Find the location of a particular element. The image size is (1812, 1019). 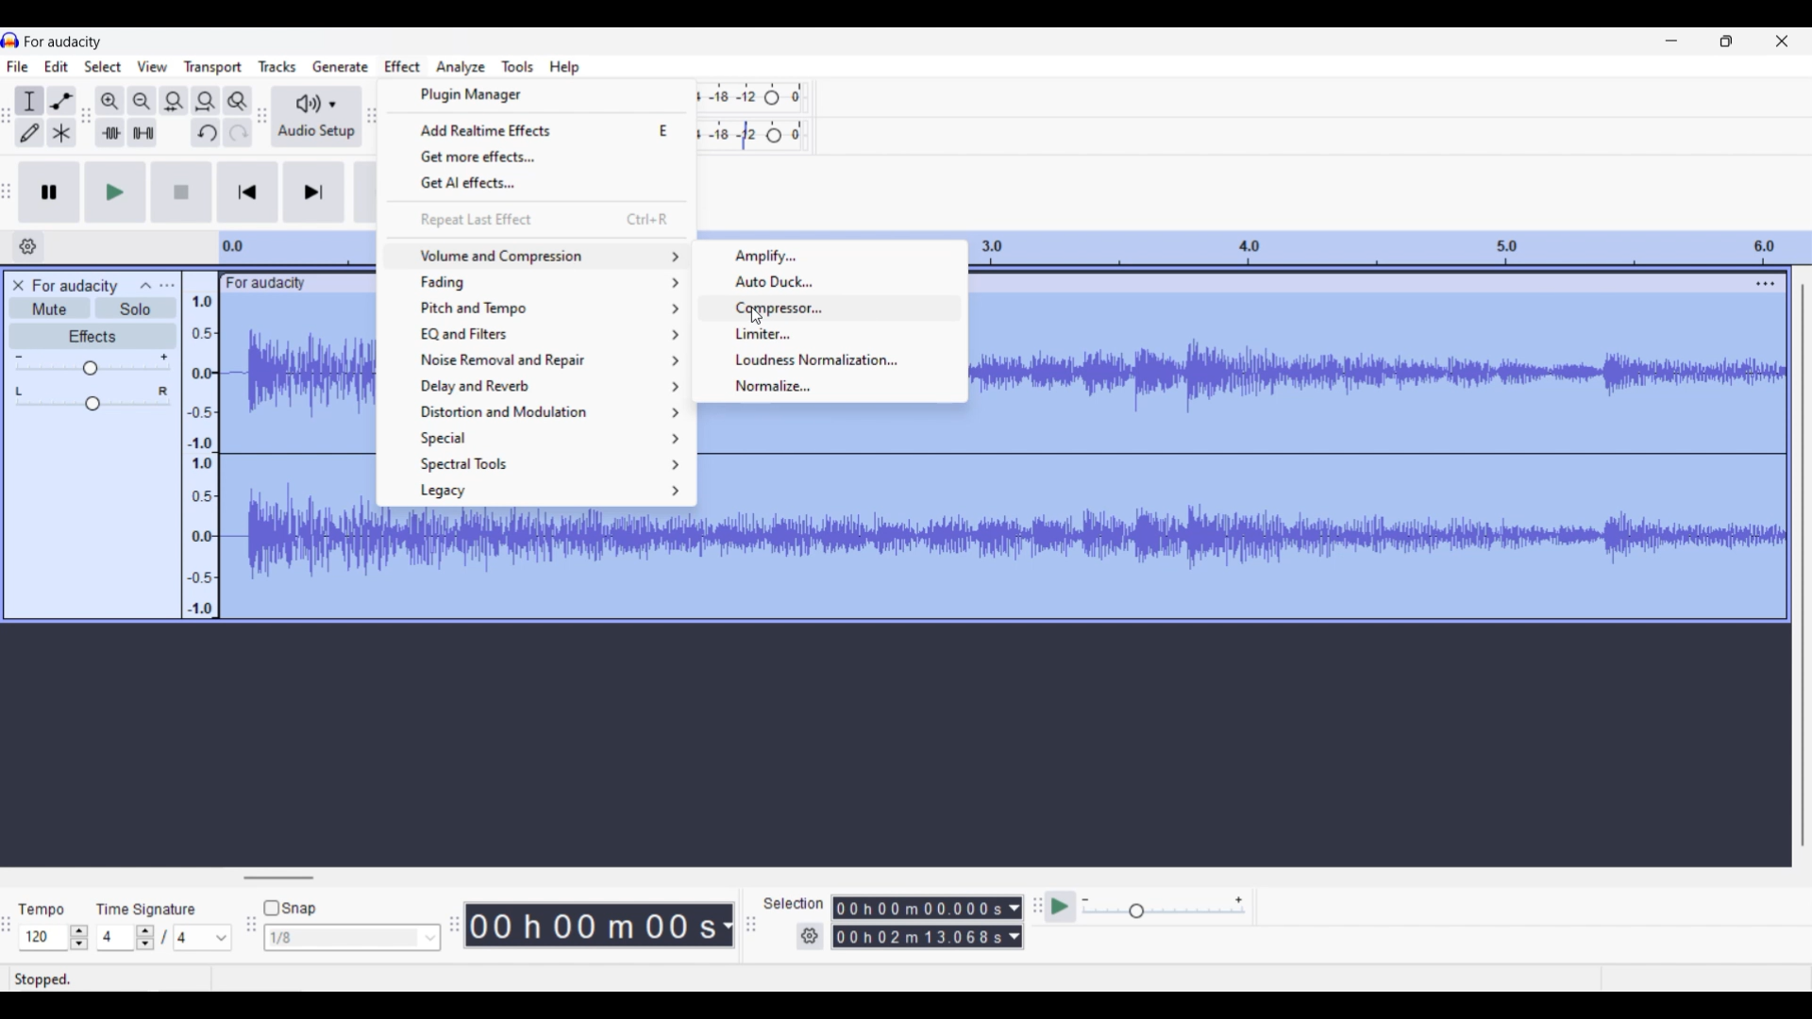

Fading is located at coordinates (535, 282).